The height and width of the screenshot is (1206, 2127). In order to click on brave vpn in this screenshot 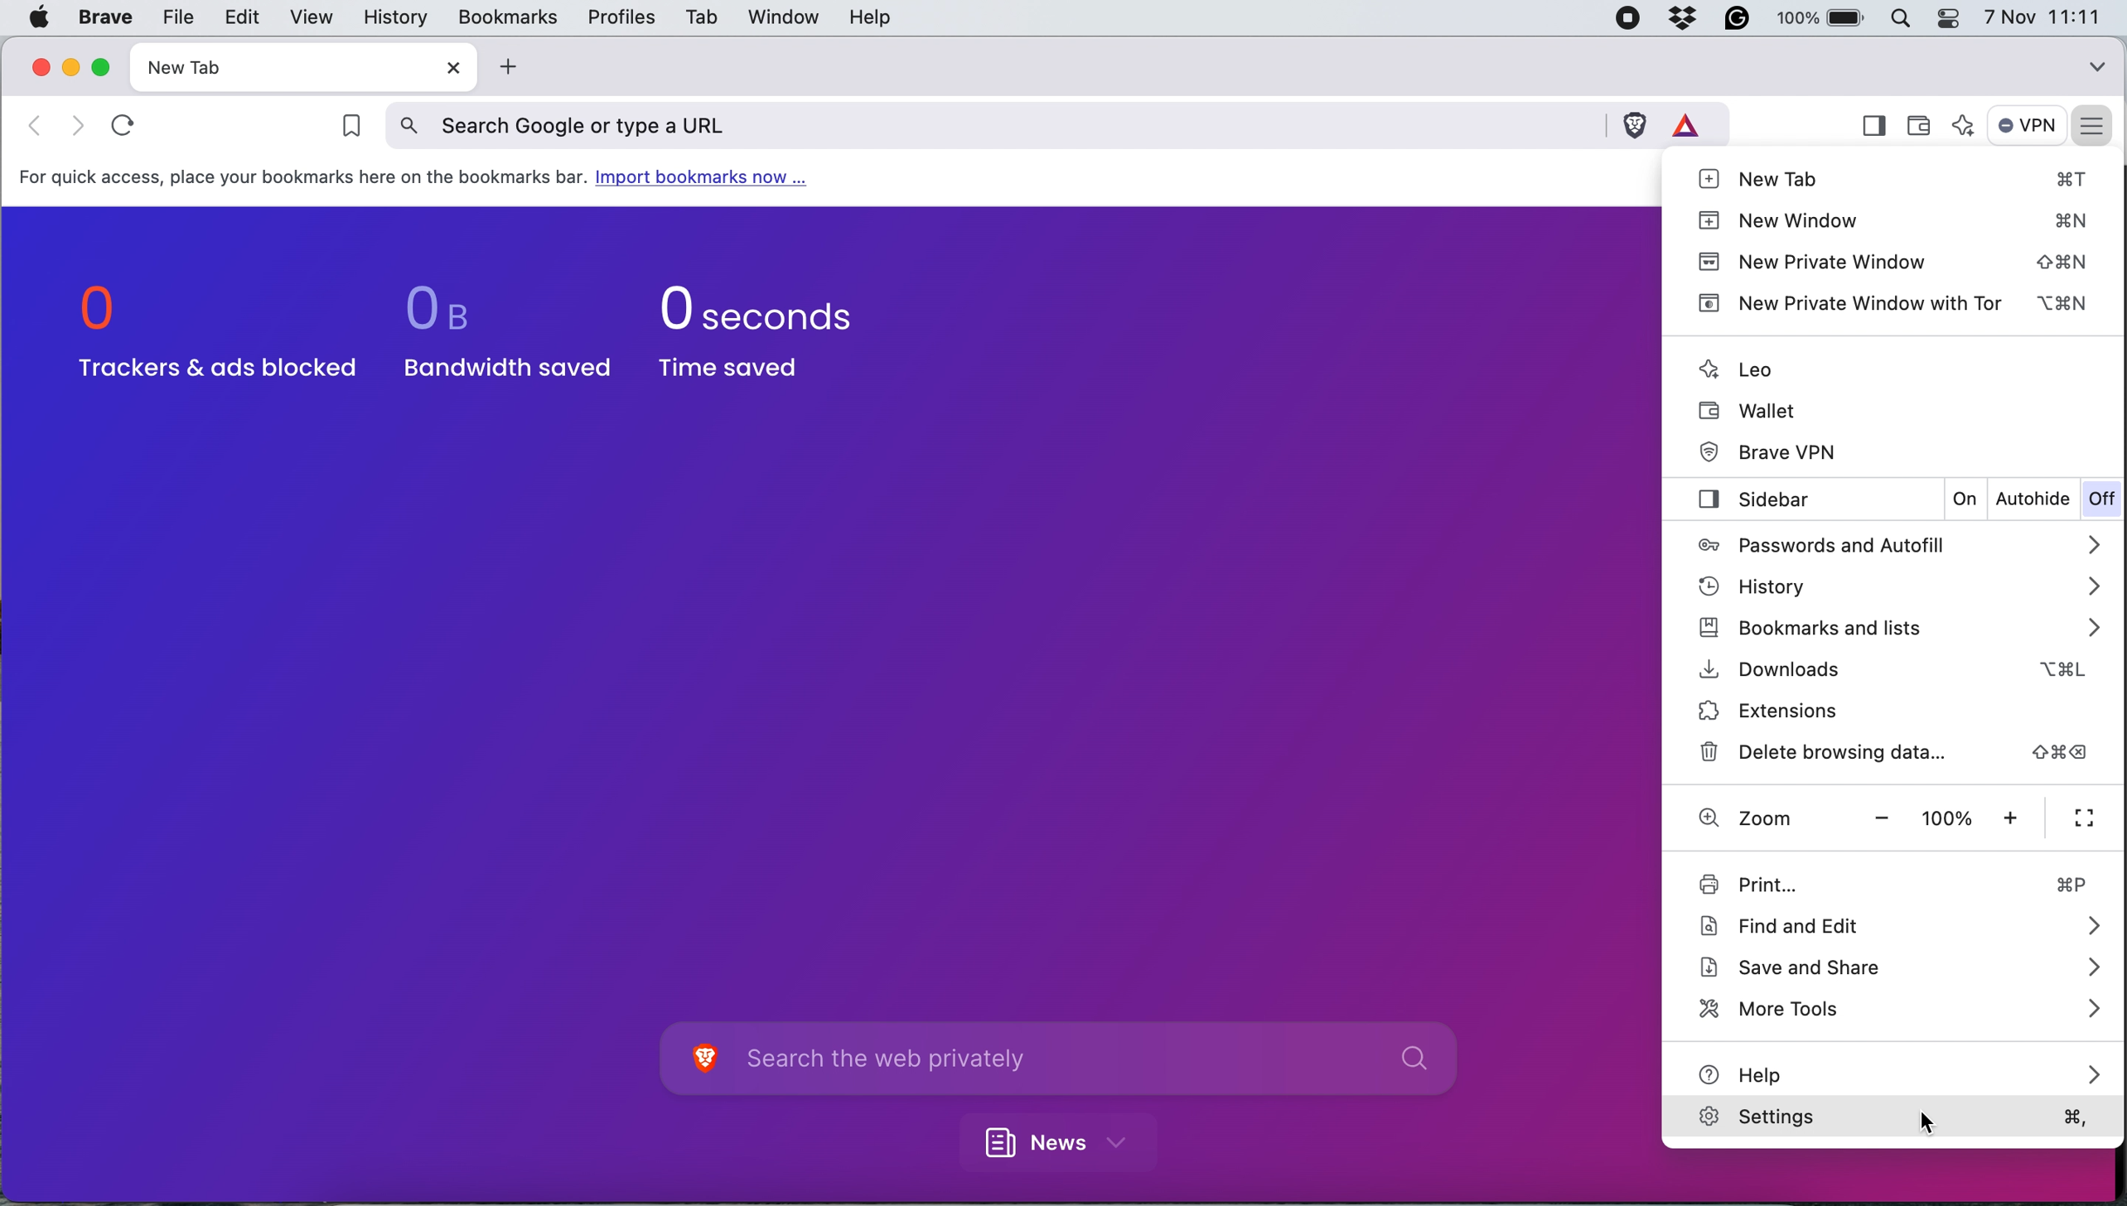, I will do `click(1773, 450)`.